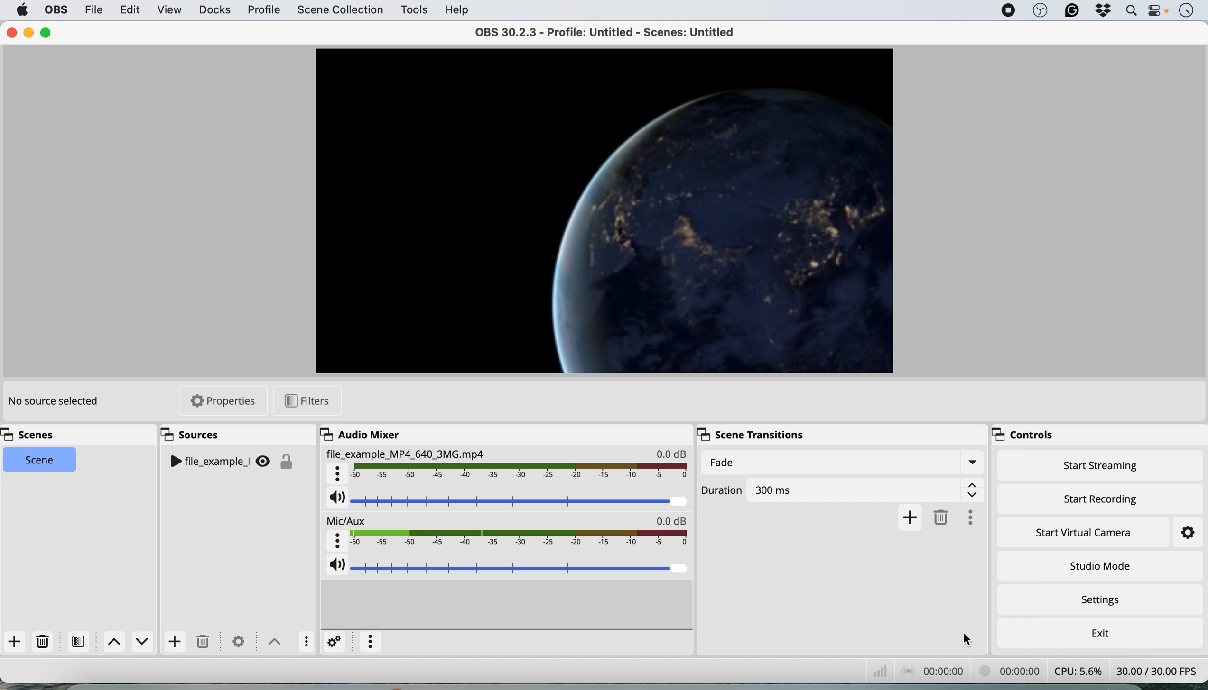 The width and height of the screenshot is (1208, 690). Describe the element at coordinates (1007, 10) in the screenshot. I see `screen recorder` at that location.